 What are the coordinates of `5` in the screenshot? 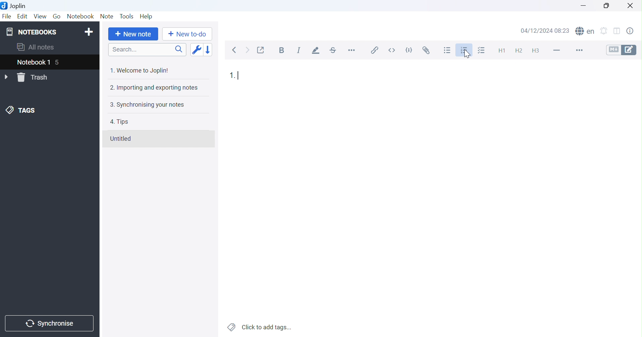 It's located at (61, 63).